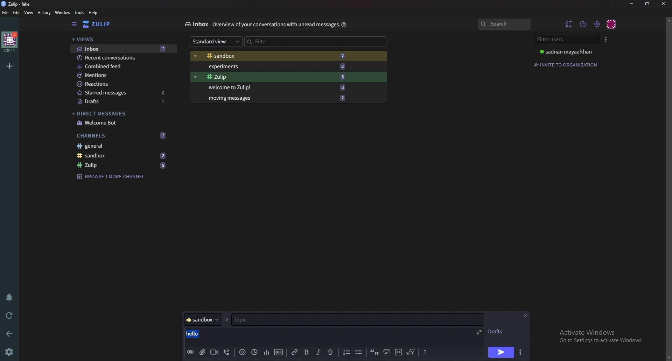  What do you see at coordinates (121, 66) in the screenshot?
I see `Combined feed` at bounding box center [121, 66].